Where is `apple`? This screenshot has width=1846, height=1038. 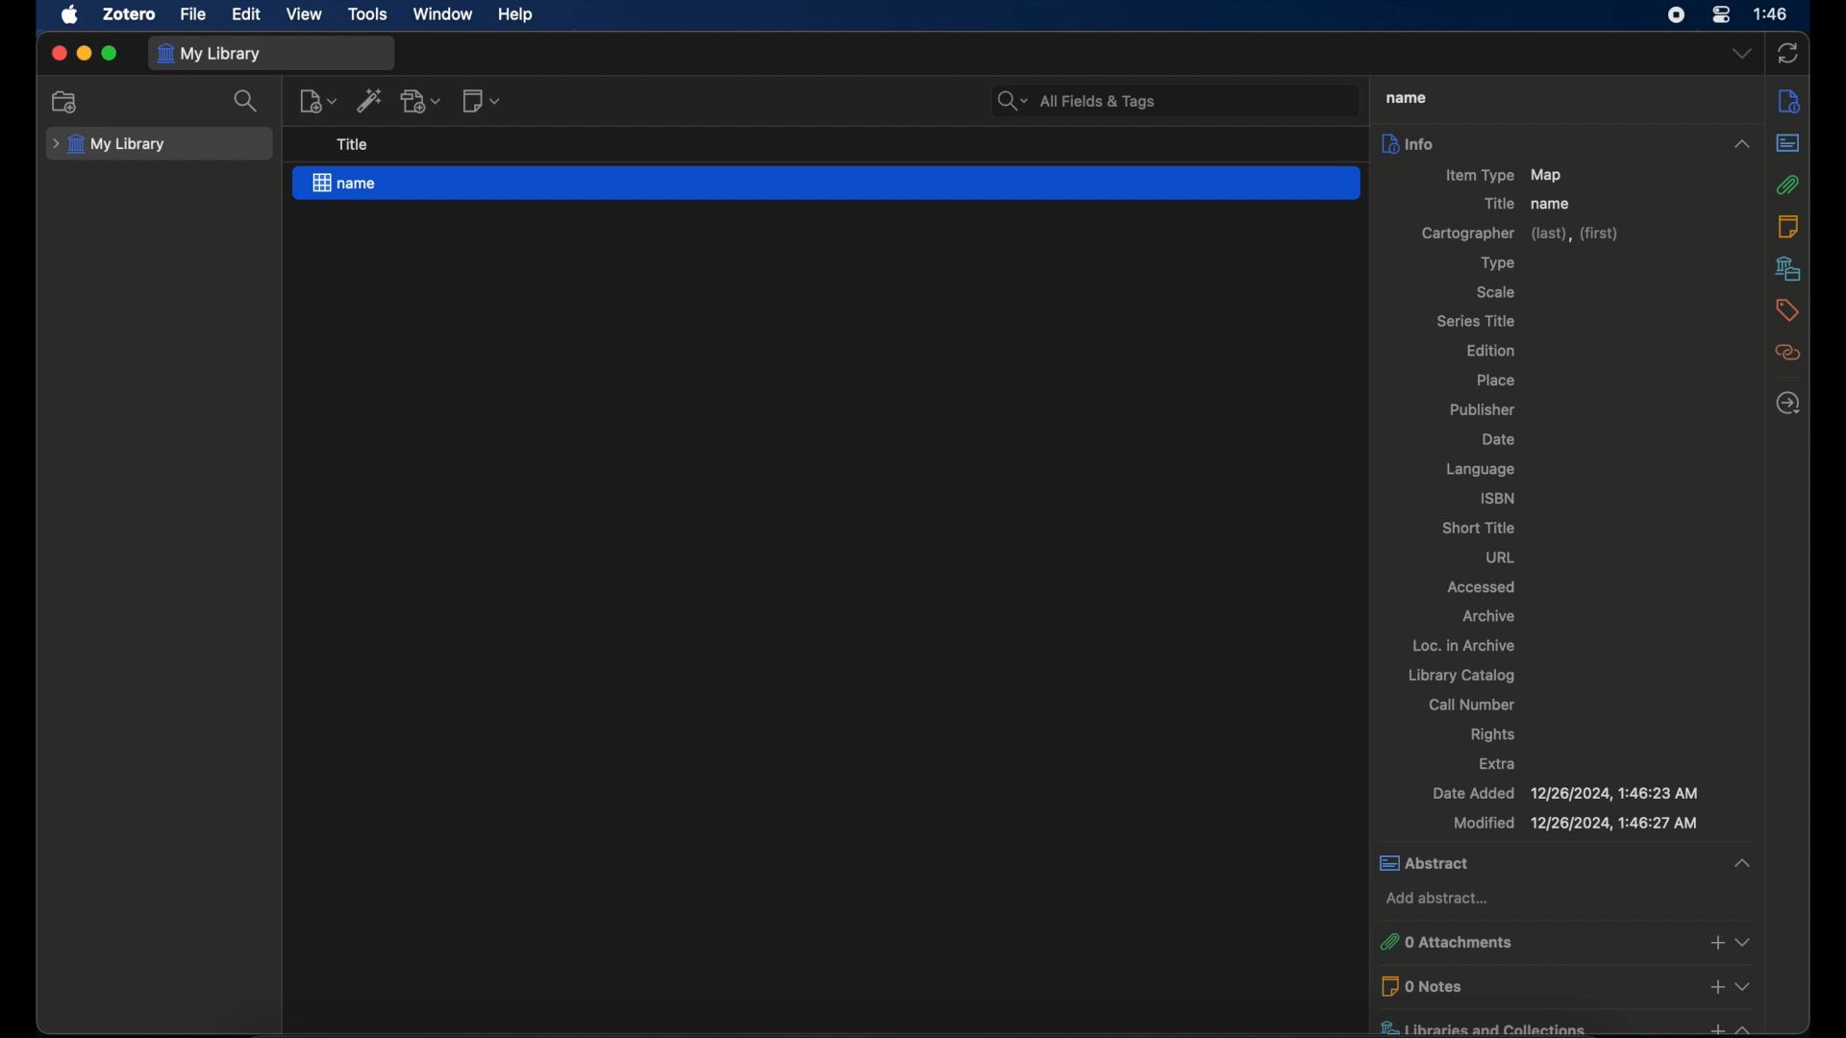 apple is located at coordinates (68, 15).